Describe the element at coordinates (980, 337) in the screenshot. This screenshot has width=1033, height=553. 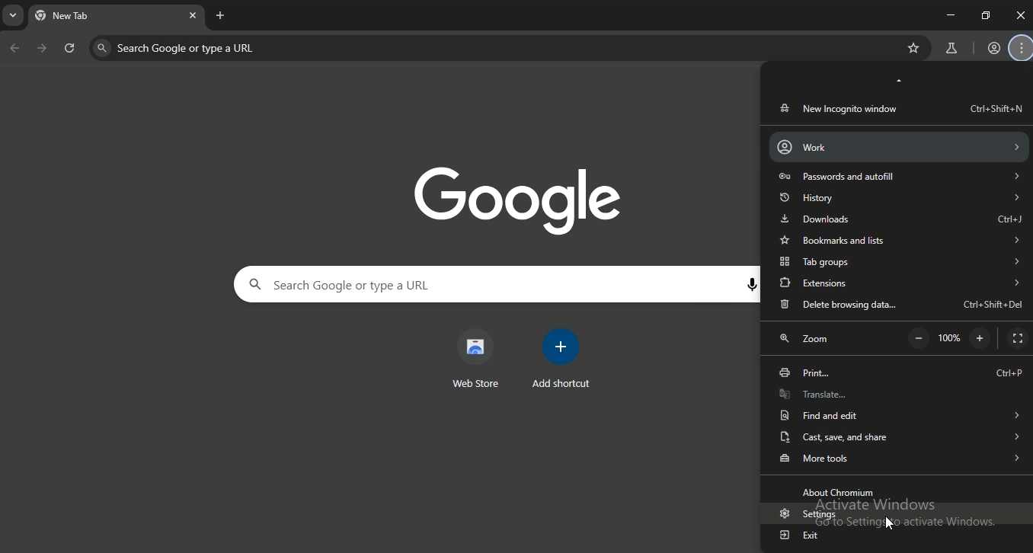
I see `zoom out` at that location.